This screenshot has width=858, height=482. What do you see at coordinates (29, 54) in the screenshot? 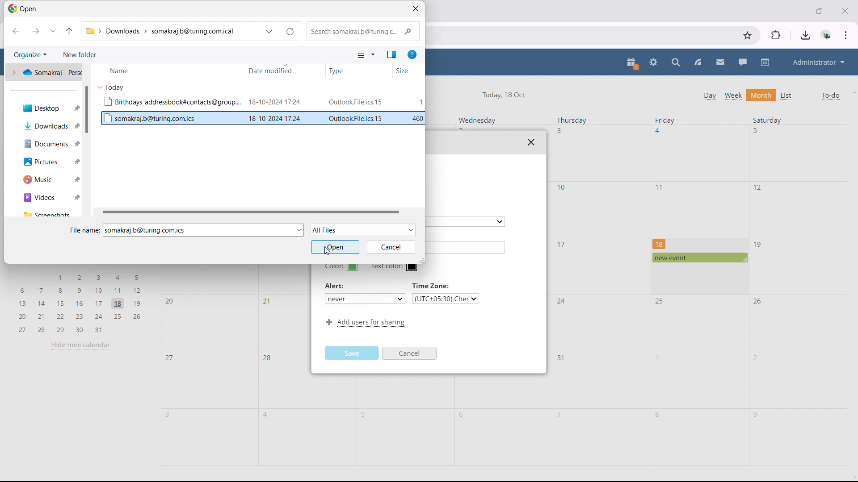
I see `Organize` at bounding box center [29, 54].